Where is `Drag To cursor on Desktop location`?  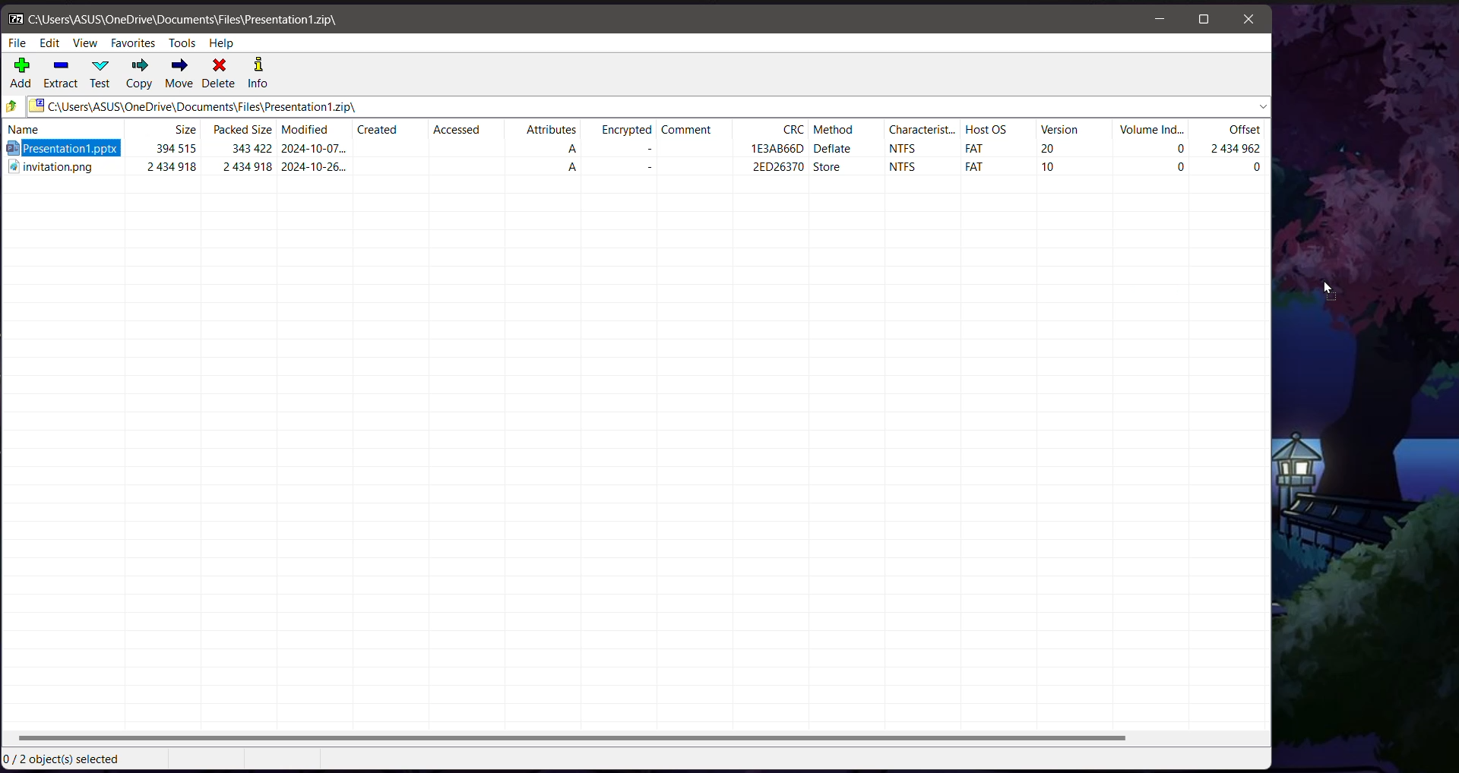 Drag To cursor on Desktop location is located at coordinates (1329, 289).